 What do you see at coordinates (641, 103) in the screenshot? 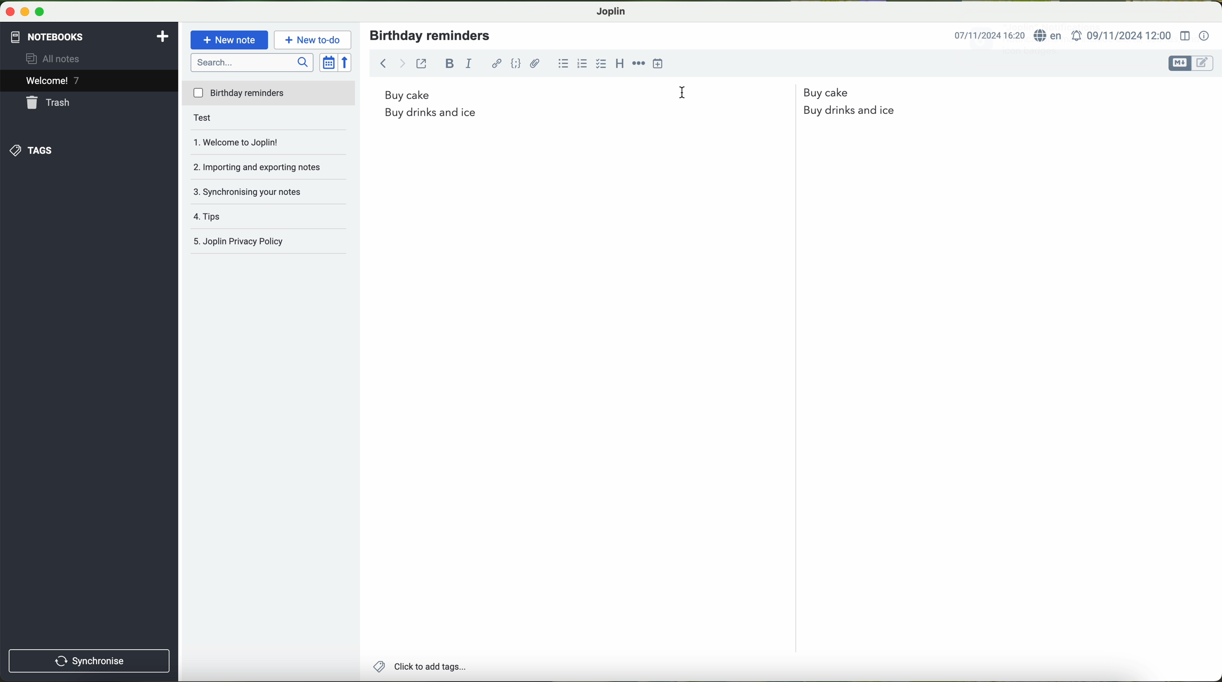
I see `birthday reminders list` at bounding box center [641, 103].